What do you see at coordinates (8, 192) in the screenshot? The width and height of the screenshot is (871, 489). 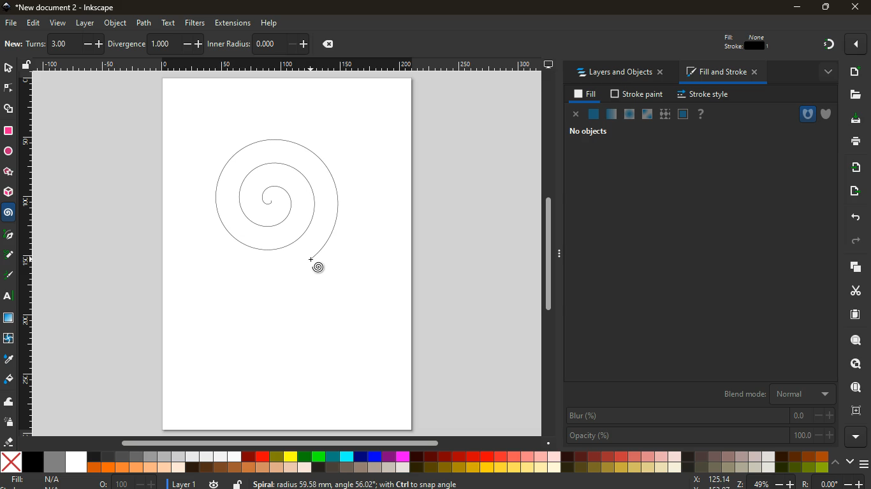 I see `3d tool box` at bounding box center [8, 192].